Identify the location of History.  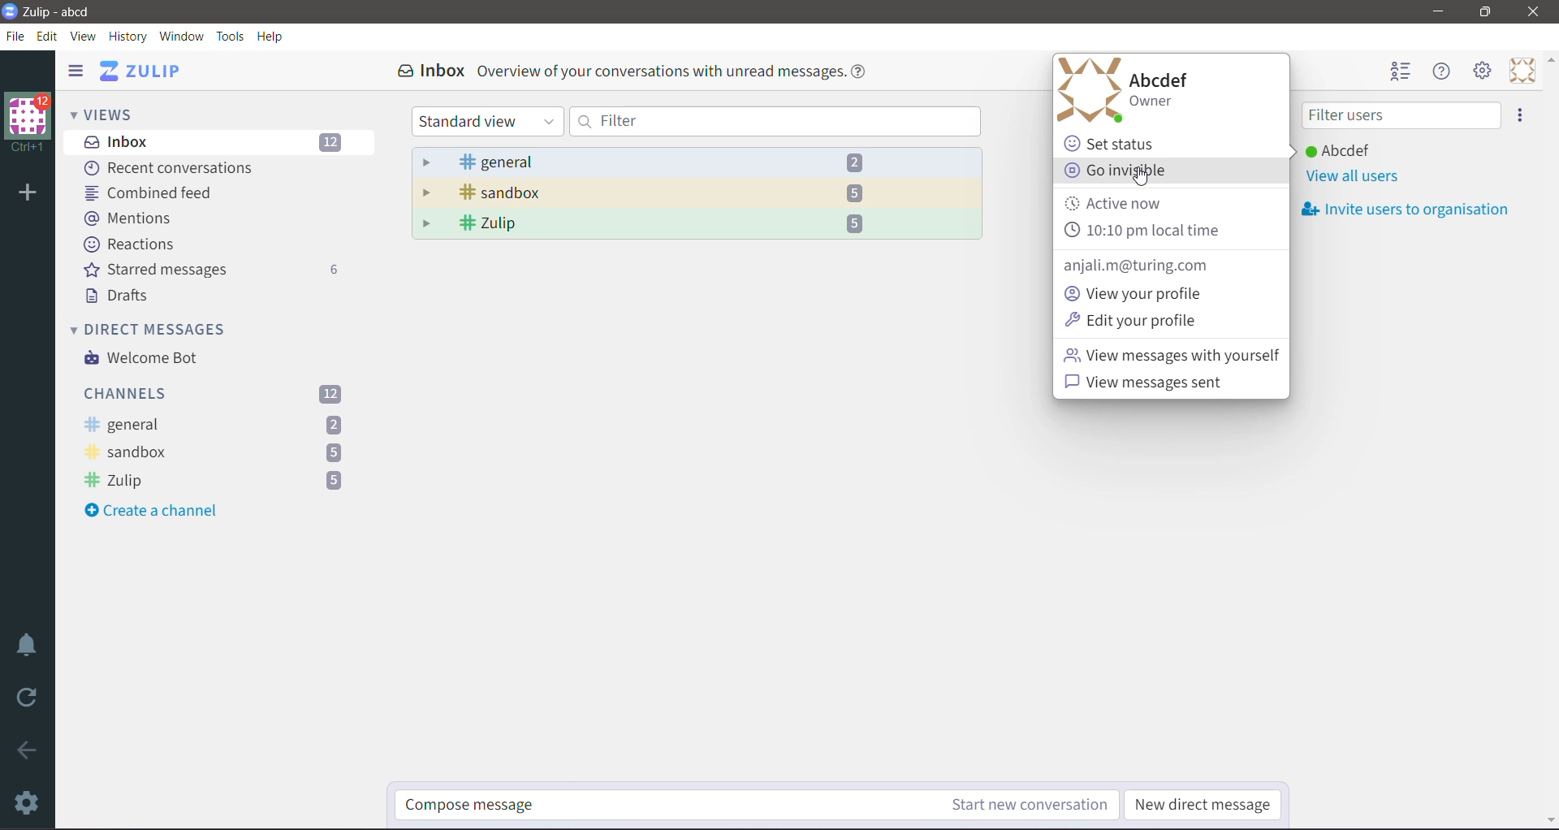
(130, 37).